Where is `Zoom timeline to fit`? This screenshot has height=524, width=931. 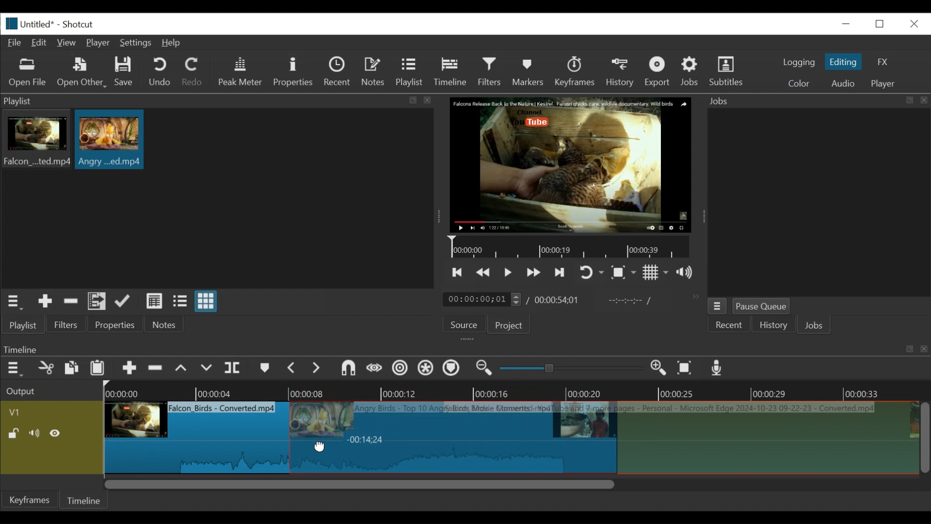 Zoom timeline to fit is located at coordinates (687, 369).